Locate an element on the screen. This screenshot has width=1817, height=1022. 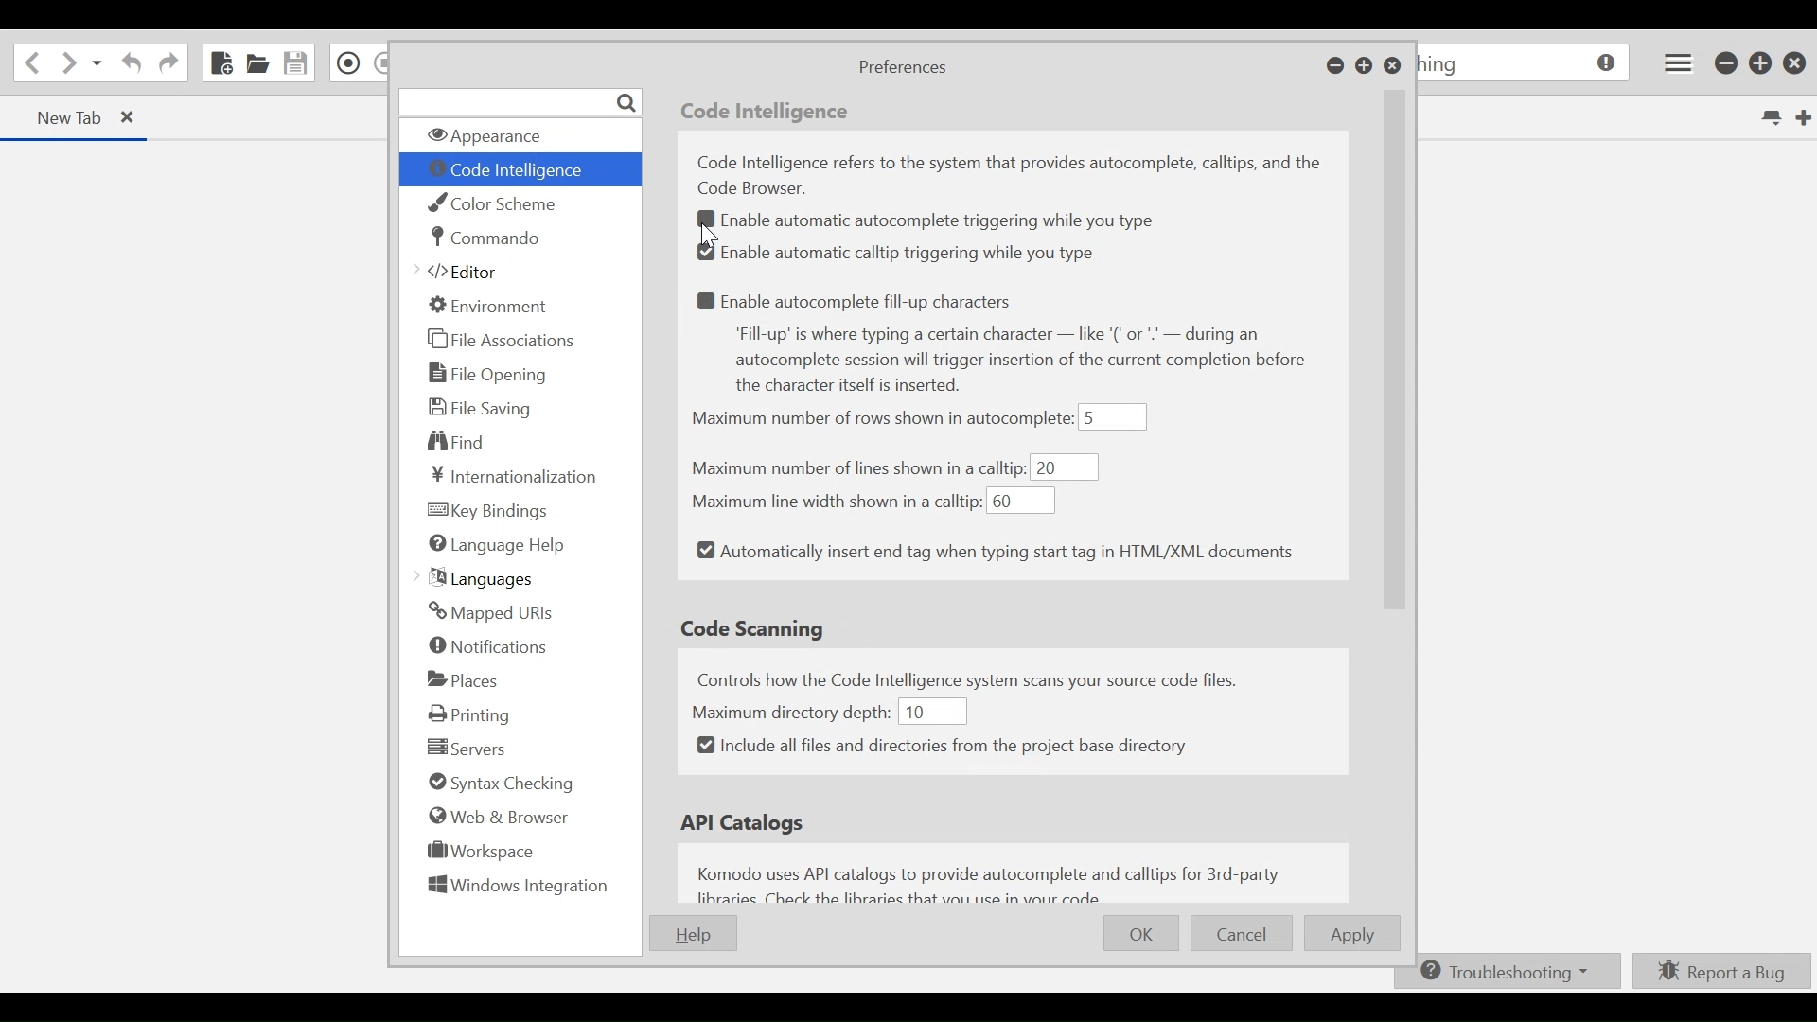
Maximum directory depth: is located at coordinates (792, 710).